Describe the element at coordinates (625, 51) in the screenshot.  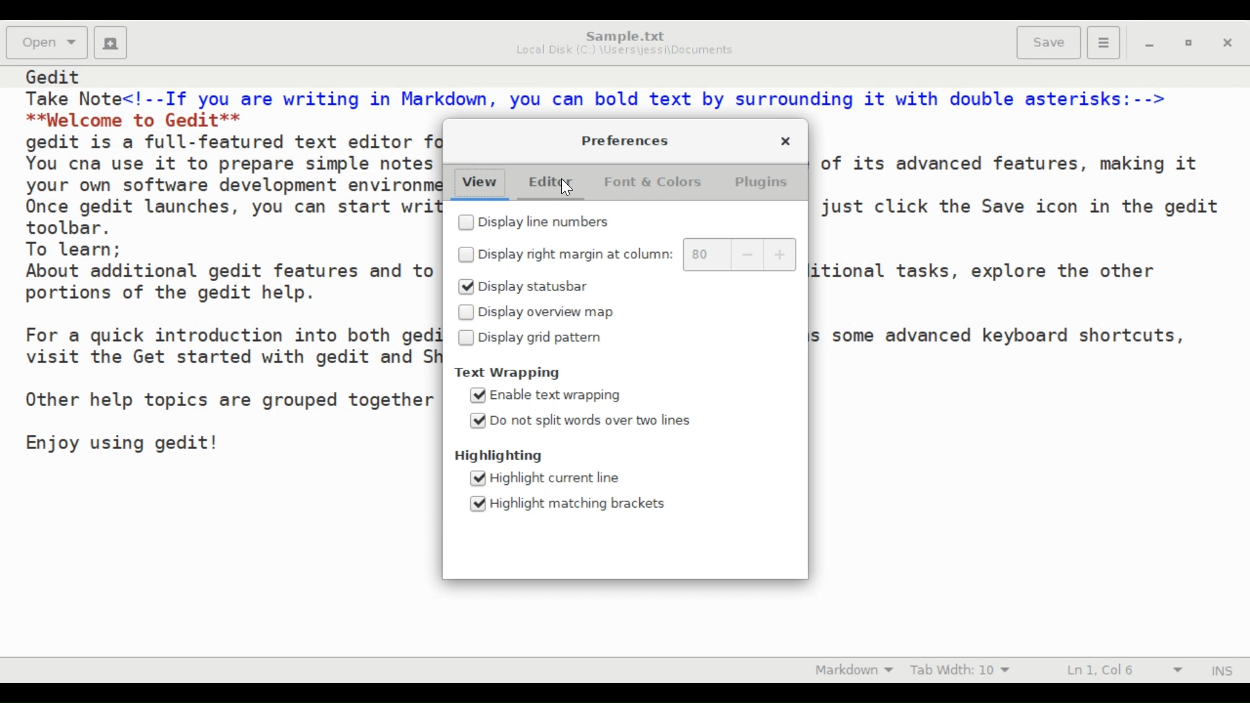
I see `Local Disk (C:) \Users\jessi\Documents` at that location.